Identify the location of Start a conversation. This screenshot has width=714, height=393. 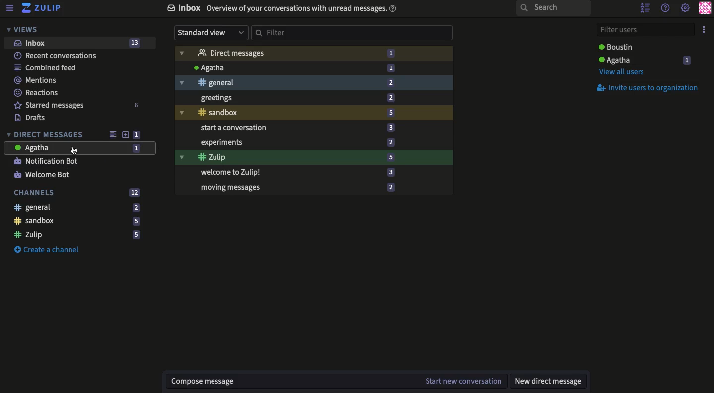
(313, 128).